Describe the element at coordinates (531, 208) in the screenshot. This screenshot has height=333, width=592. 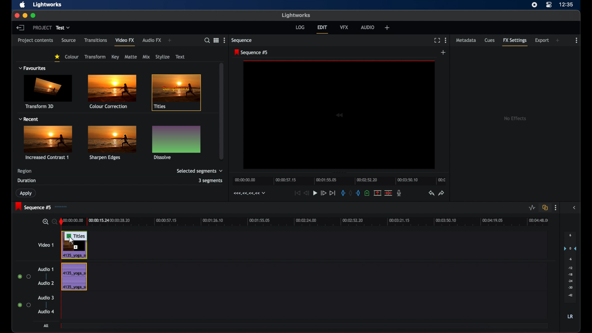
I see `toggle audio level editing` at that location.